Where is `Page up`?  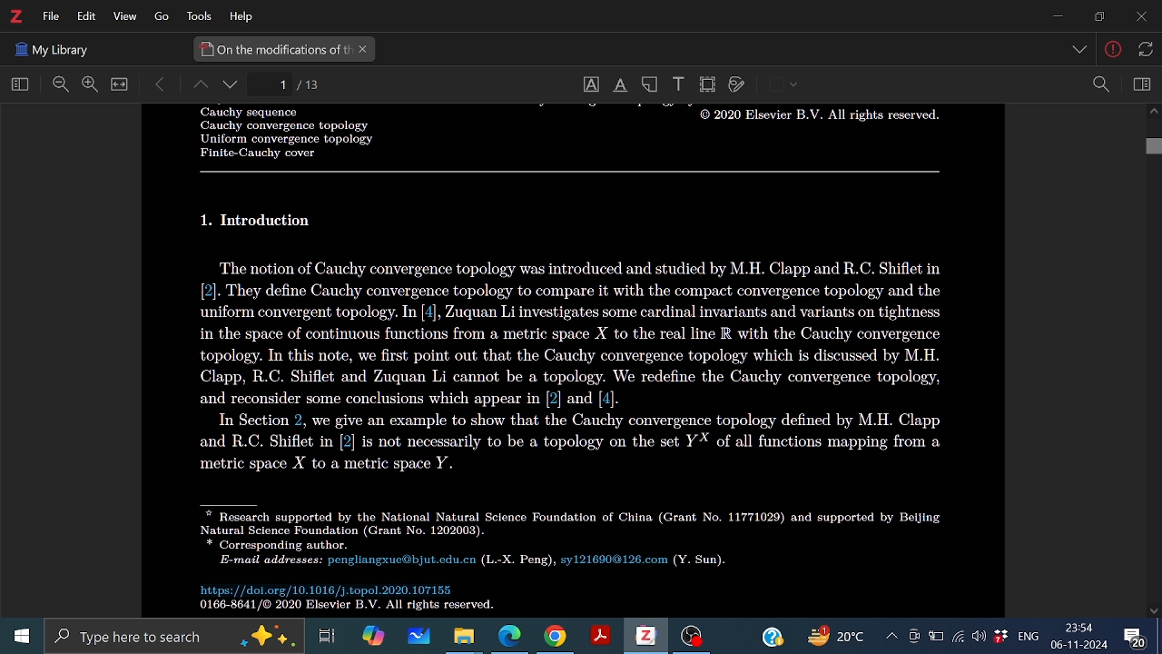
Page up is located at coordinates (199, 86).